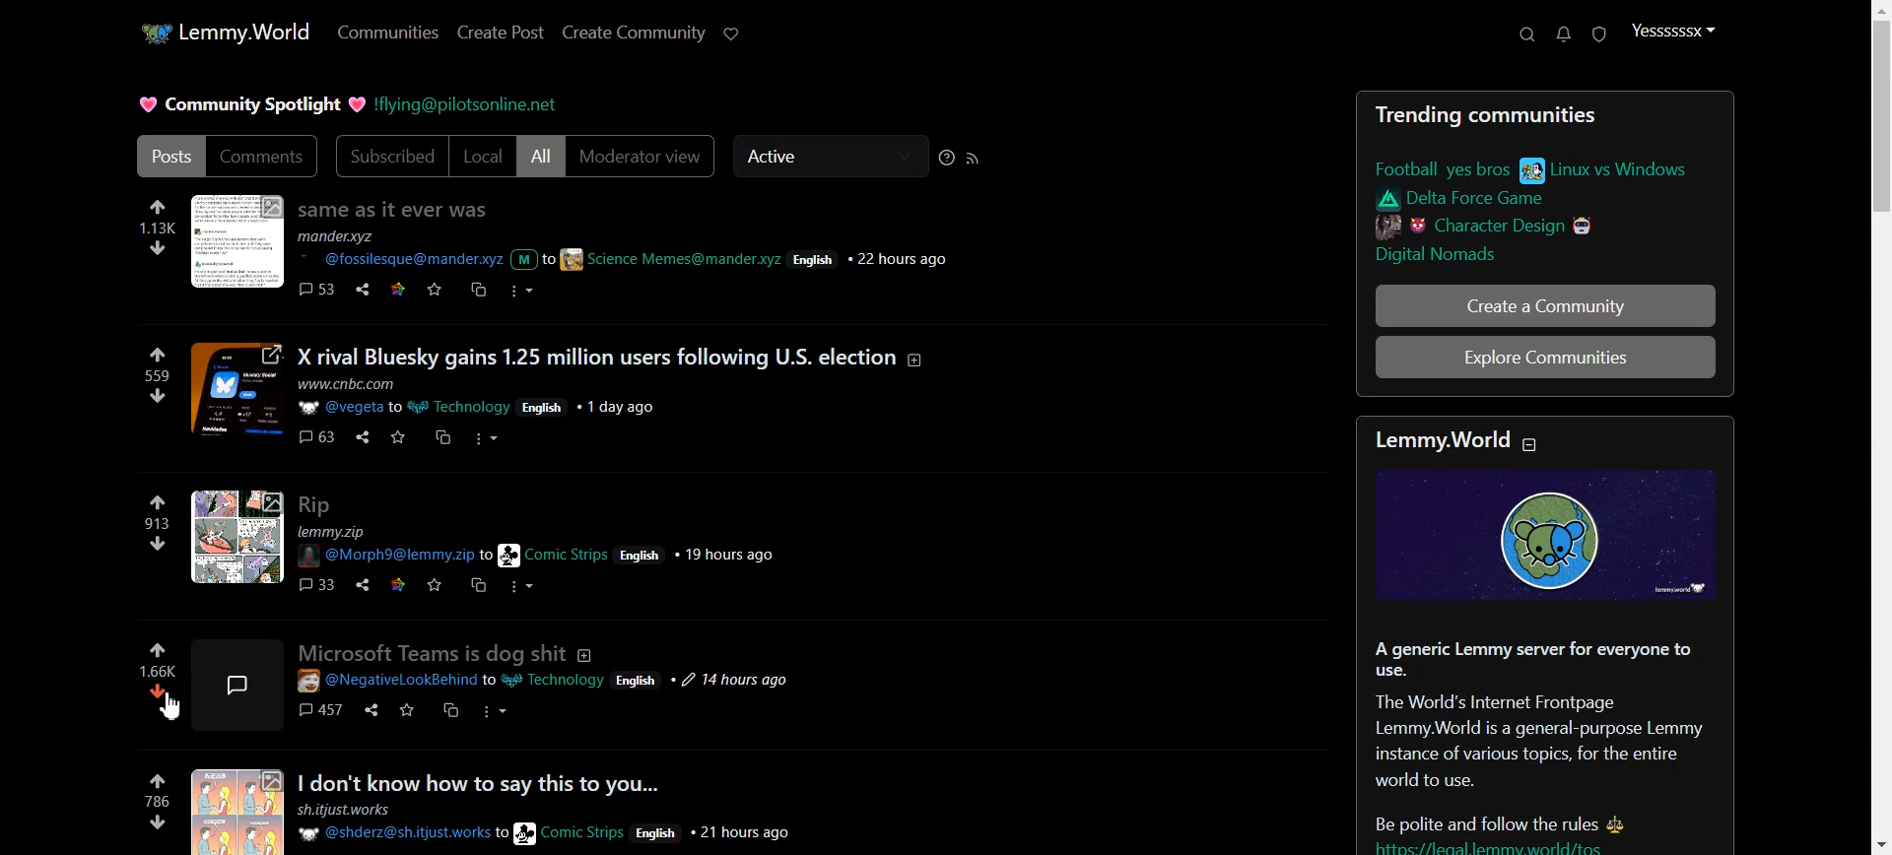 The width and height of the screenshot is (1892, 855). Describe the element at coordinates (665, 251) in the screenshot. I see `post details` at that location.